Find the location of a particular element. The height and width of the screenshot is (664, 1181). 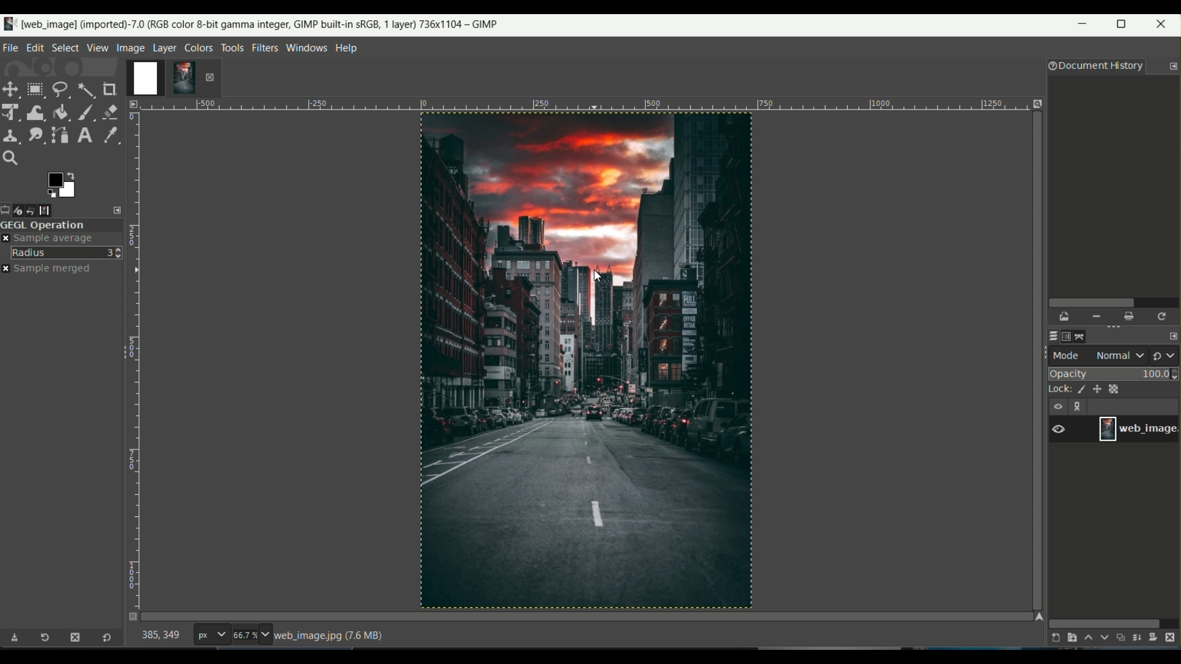

remove the selected entry is located at coordinates (1096, 317).